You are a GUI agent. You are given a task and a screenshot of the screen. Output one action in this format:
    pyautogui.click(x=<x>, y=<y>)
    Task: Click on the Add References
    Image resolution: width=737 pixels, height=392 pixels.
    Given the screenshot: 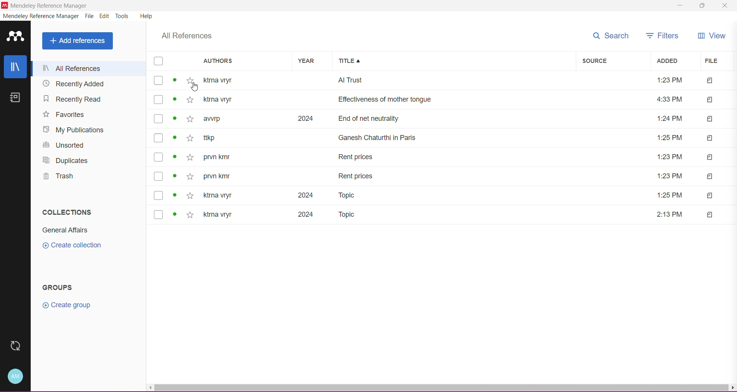 What is the action you would take?
    pyautogui.click(x=78, y=41)
    